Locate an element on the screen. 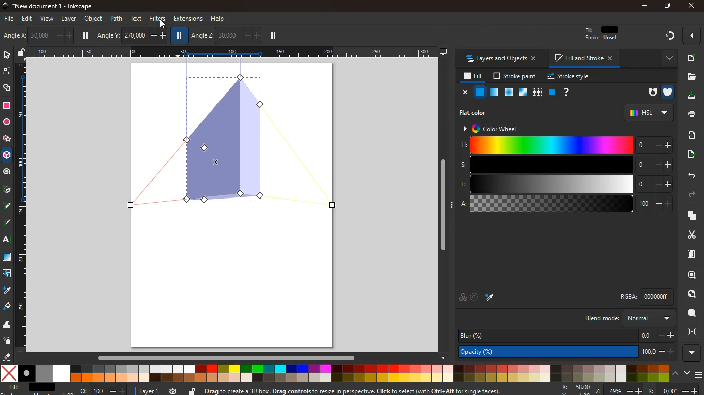 The height and width of the screenshot is (395, 704). pause is located at coordinates (273, 36).